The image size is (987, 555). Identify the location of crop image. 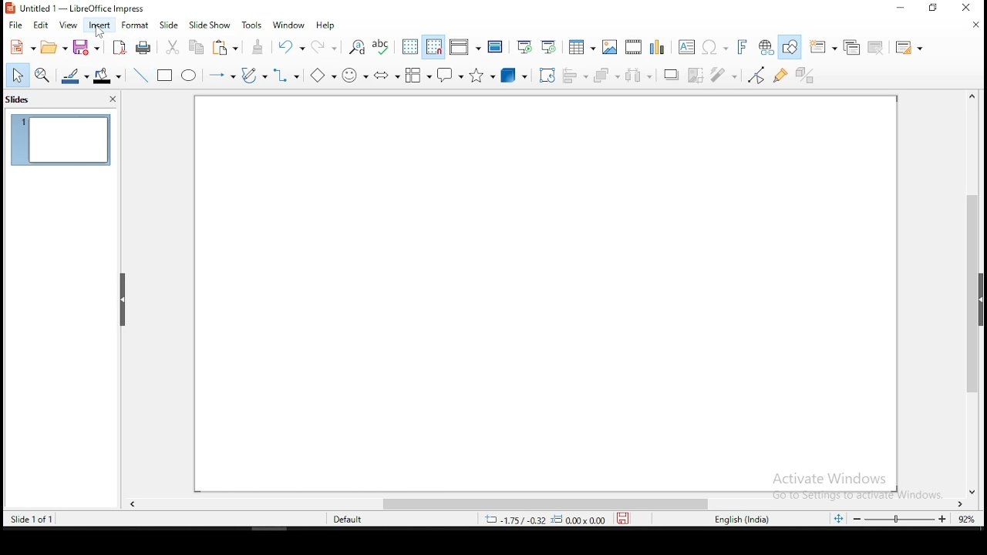
(727, 75).